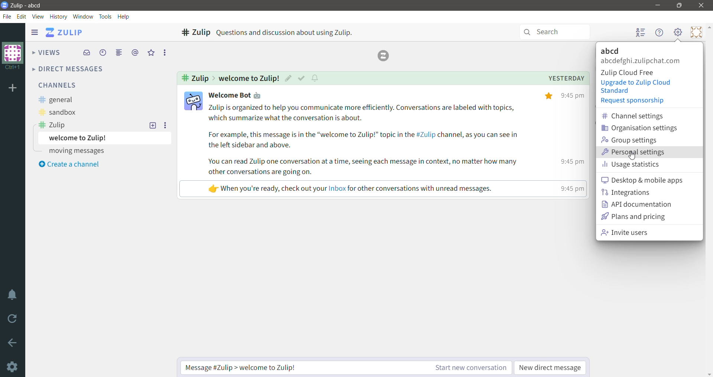 Image resolution: width=713 pixels, height=377 pixels. I want to click on Zulip is organized to help you communicate more efficiently. Conversations are labeled with topics,
which summarize what the conversation is about.
For example, this message is in the “welcome to Zulip!” topic in the #Zulip channel, as you can see in
the left sidebar and above.
You can read Zulip one conversation at a time, seeing each message in context, no matter how many
other conversations are going on., so click(369, 140).